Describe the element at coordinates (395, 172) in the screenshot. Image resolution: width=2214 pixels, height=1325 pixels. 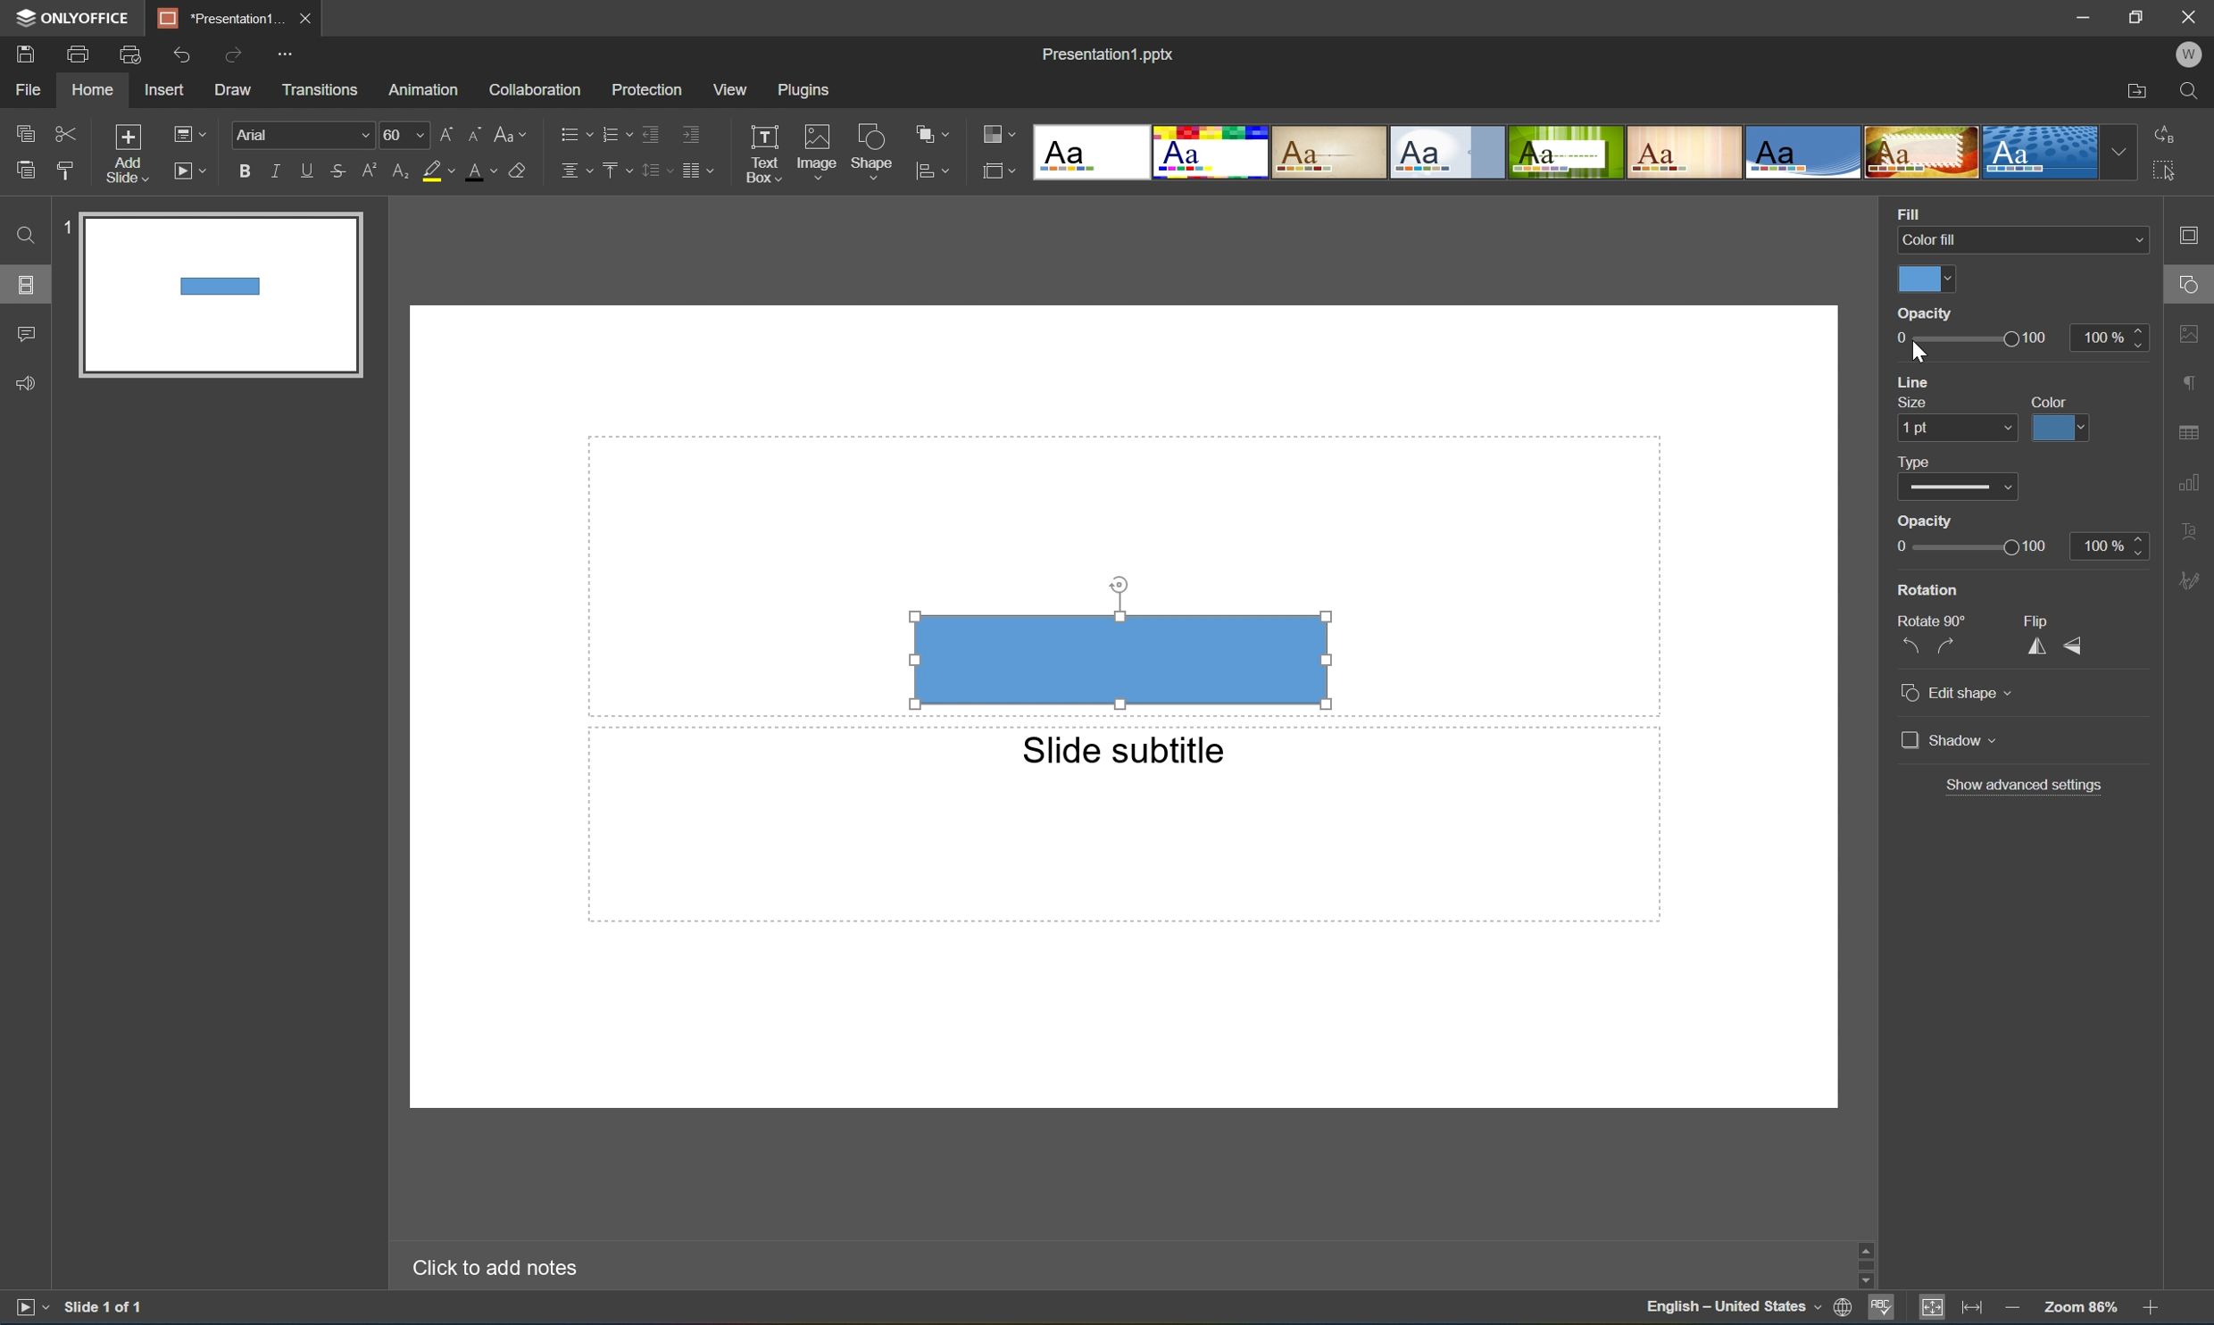
I see `Subscript` at that location.